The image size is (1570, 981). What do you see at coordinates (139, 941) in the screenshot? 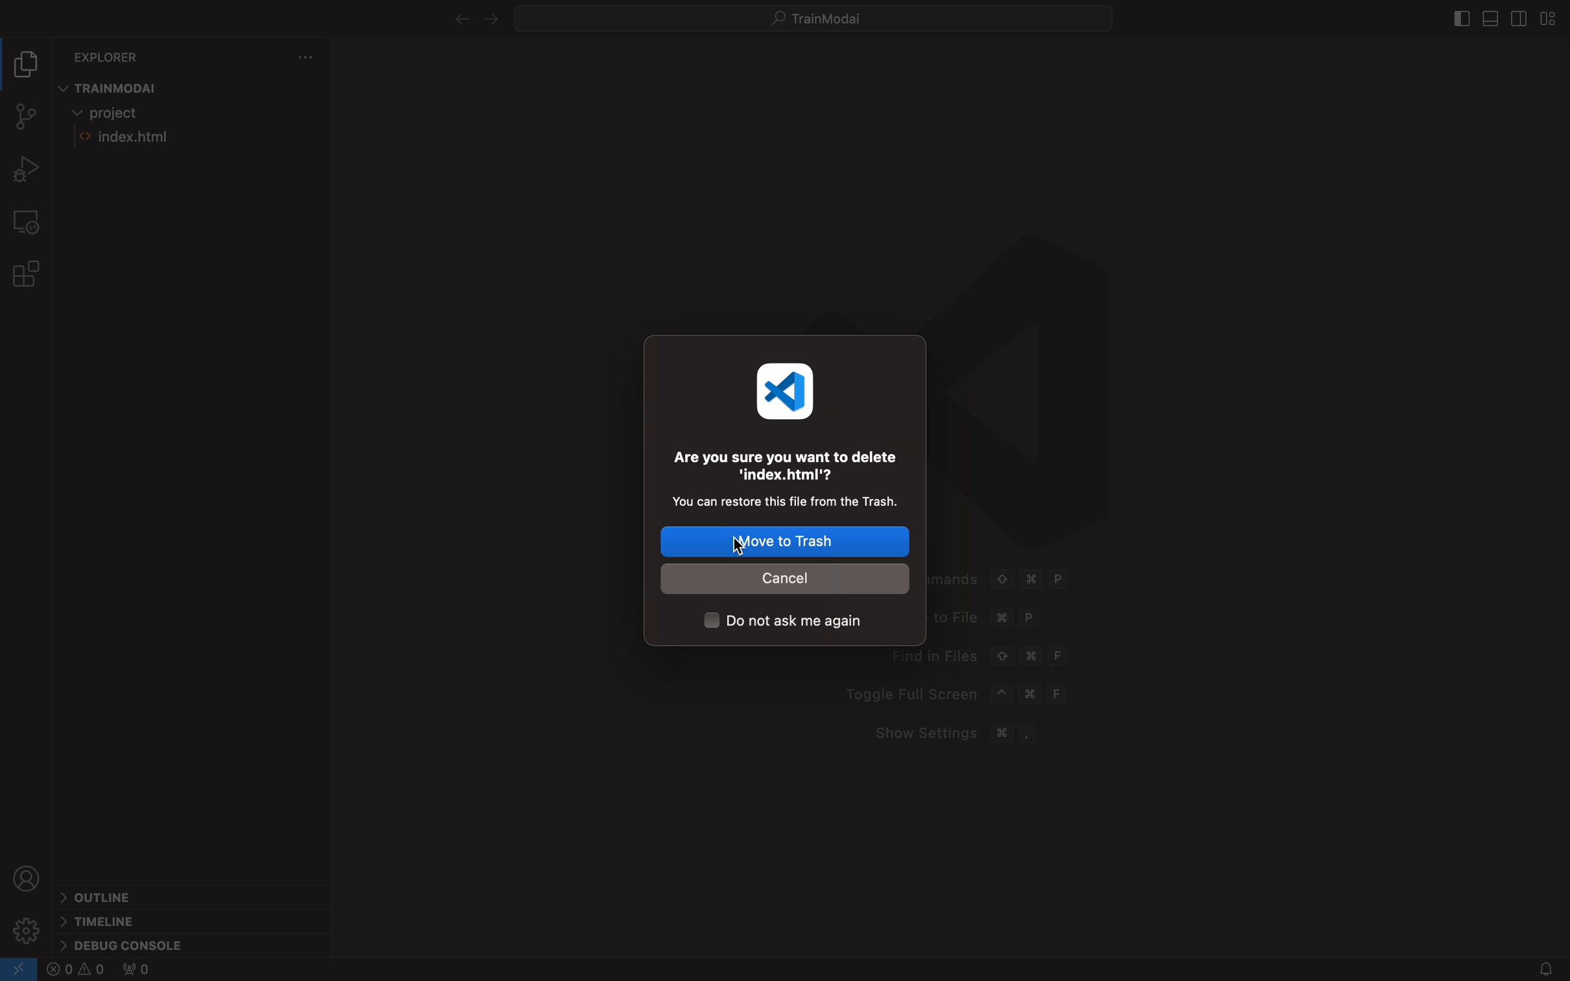
I see `debug console` at bounding box center [139, 941].